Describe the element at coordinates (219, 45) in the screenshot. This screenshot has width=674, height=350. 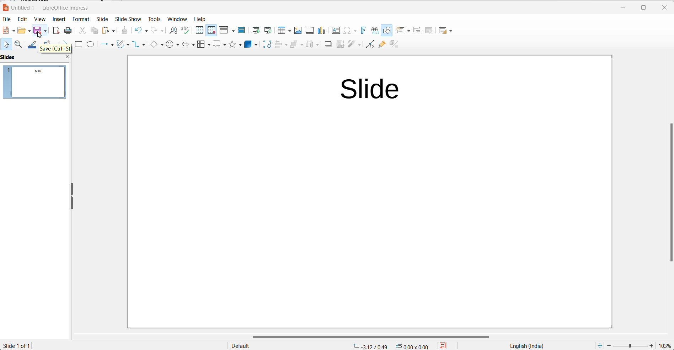
I see `callout shapes` at that location.